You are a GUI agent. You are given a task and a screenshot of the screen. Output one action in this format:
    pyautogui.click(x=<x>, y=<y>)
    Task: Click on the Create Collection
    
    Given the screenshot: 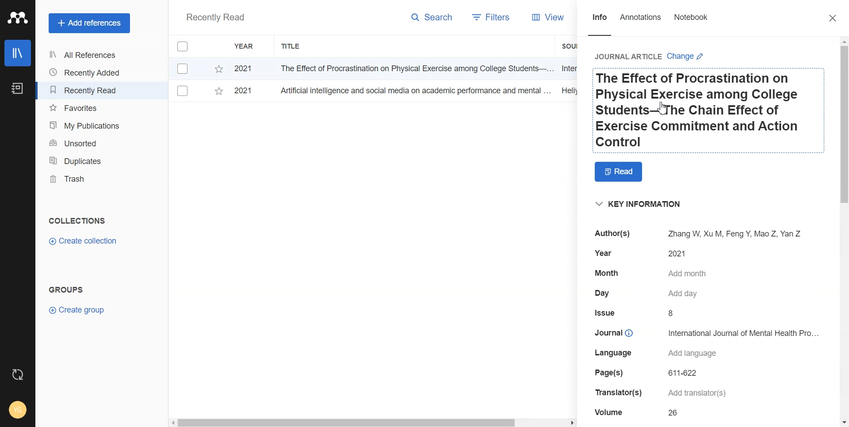 What is the action you would take?
    pyautogui.click(x=84, y=241)
    